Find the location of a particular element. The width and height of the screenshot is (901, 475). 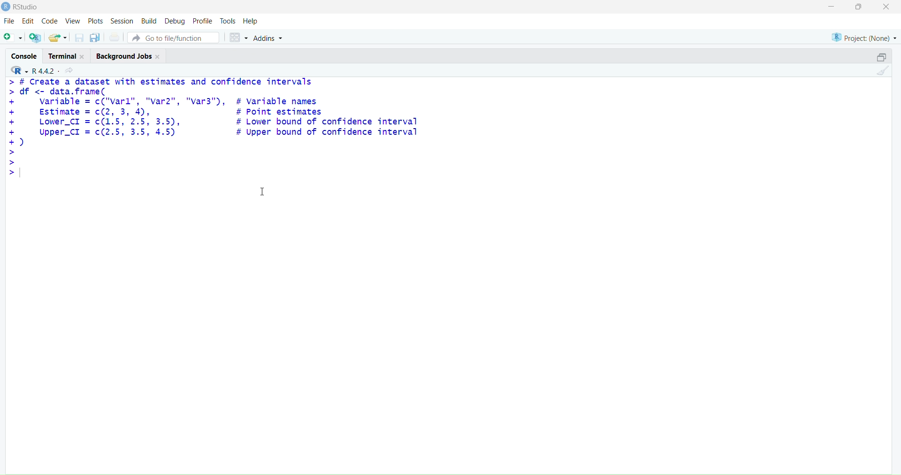

print is located at coordinates (114, 38).